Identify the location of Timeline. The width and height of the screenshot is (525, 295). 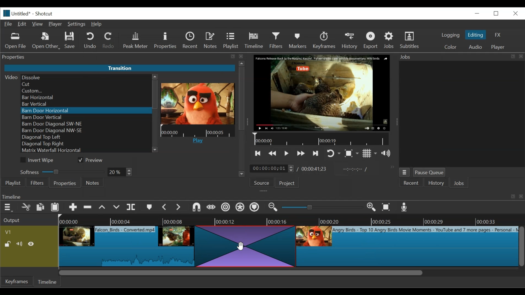
(49, 282).